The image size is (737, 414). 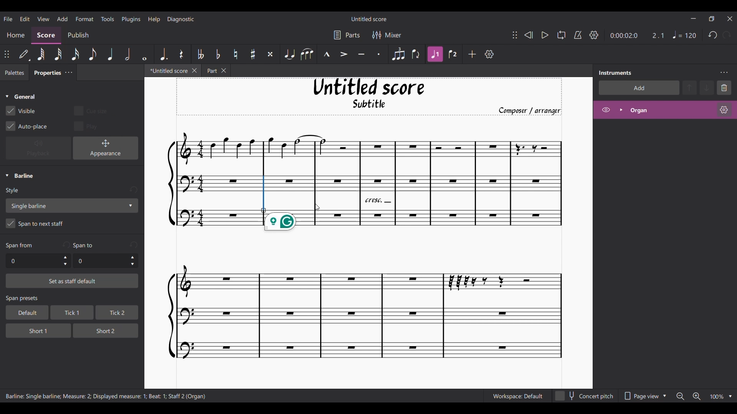 I want to click on Panel title, so click(x=615, y=72).